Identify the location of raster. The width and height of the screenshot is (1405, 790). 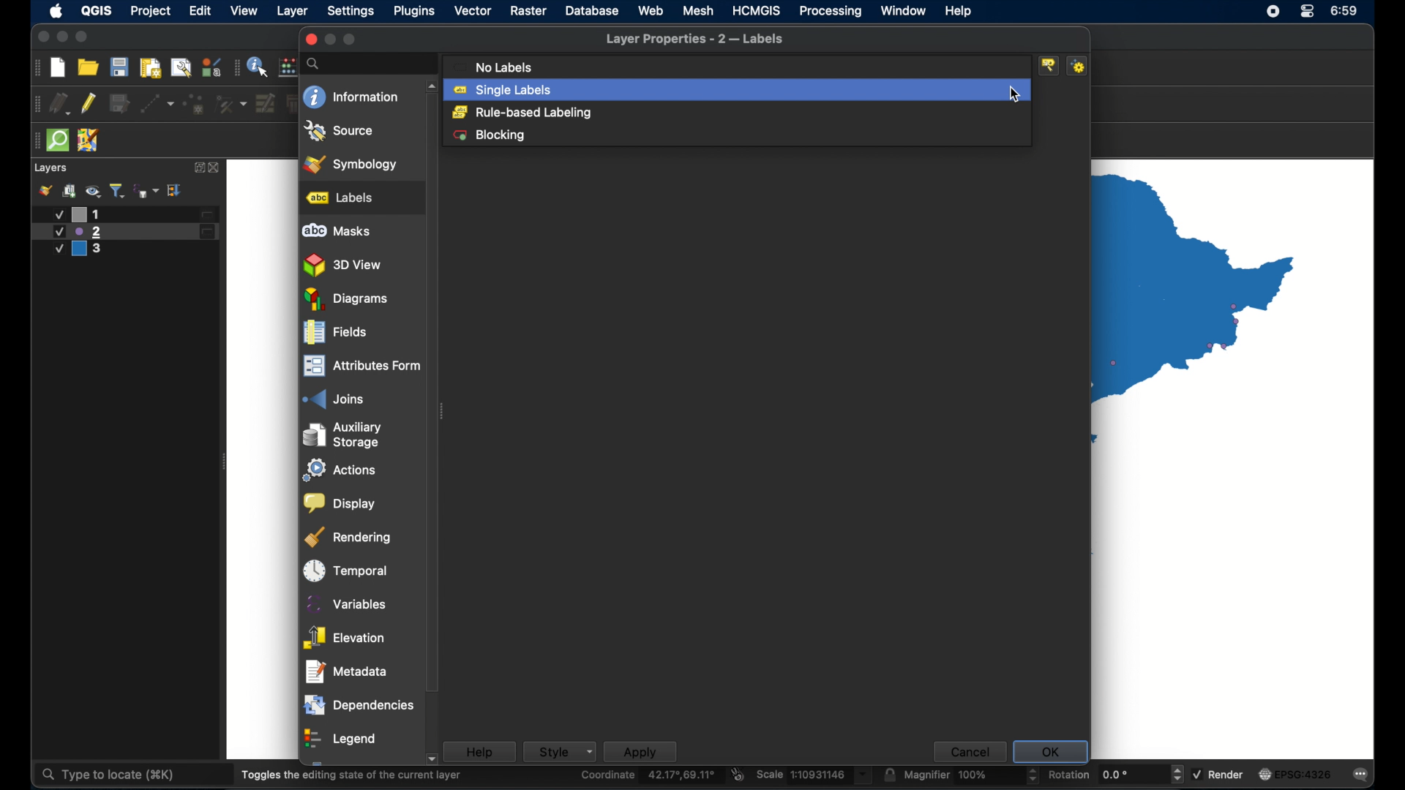
(528, 11).